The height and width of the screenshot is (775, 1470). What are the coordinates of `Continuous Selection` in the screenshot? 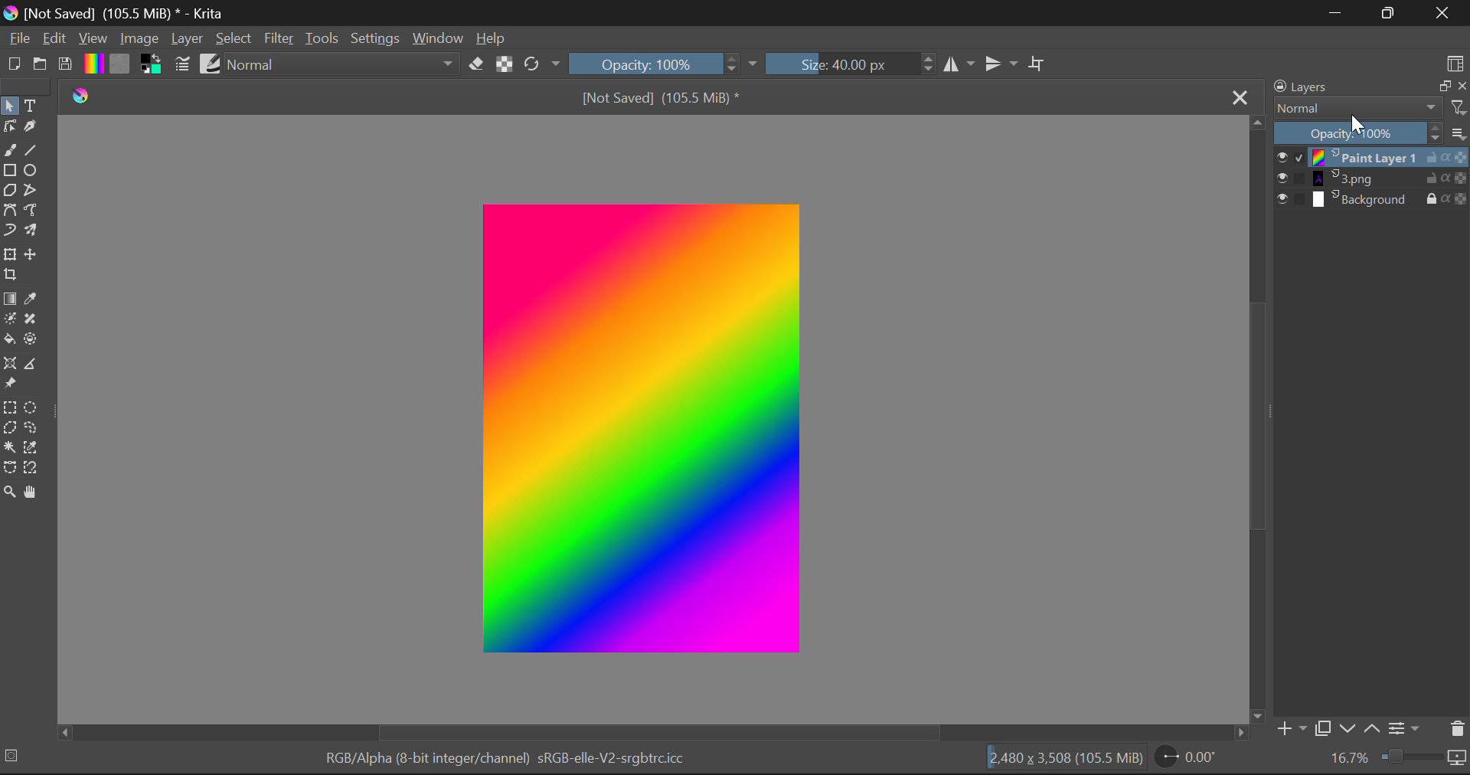 It's located at (10, 449).